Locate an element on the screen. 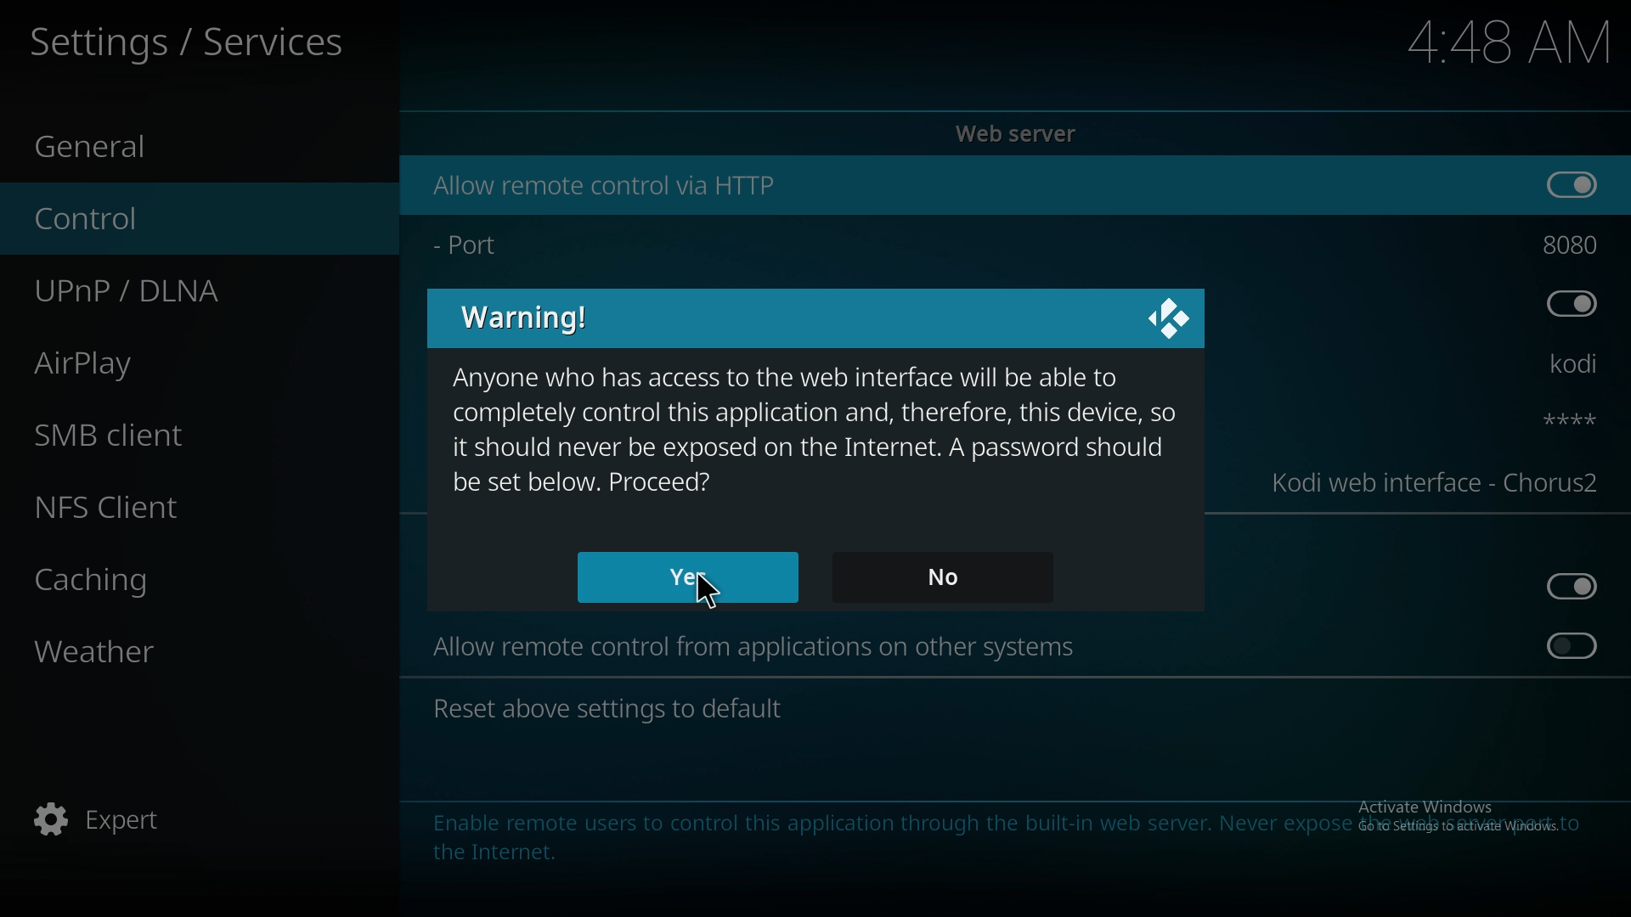 The width and height of the screenshot is (1631, 917). off is located at coordinates (1571, 585).